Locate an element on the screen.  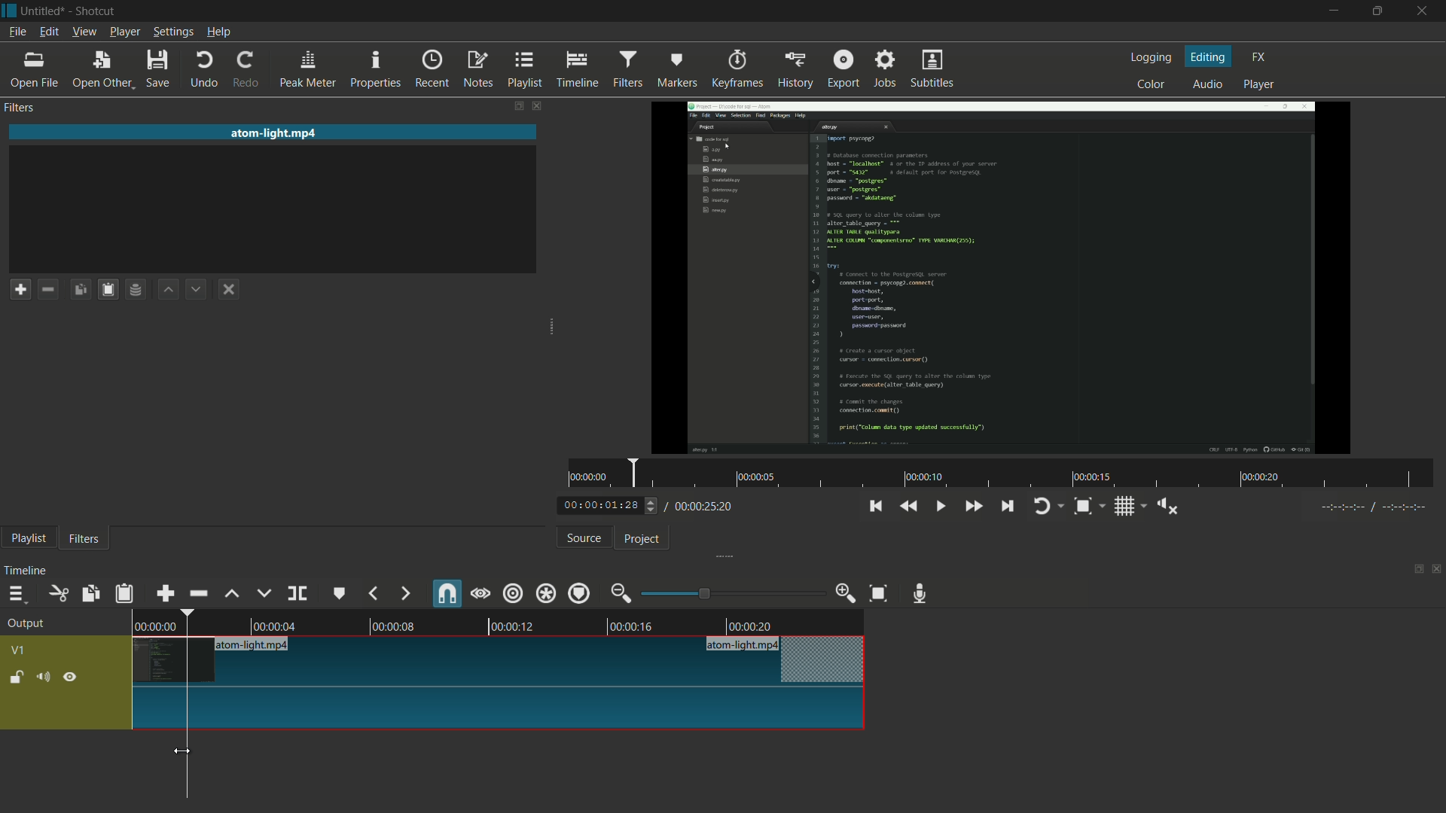
video in timeline is located at coordinates (501, 620).